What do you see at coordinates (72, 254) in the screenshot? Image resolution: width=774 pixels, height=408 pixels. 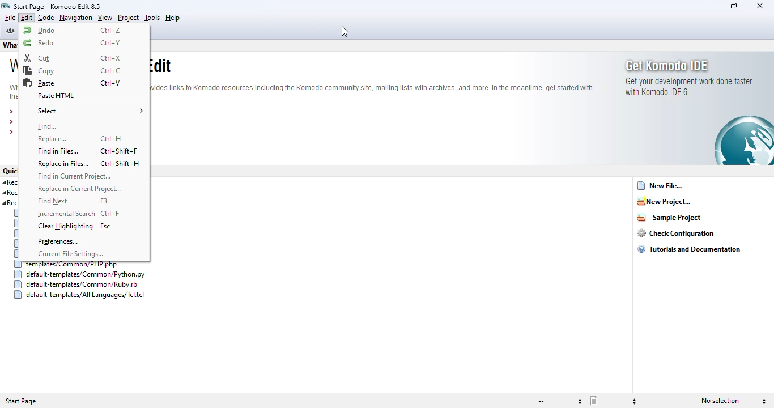 I see `current file settings` at bounding box center [72, 254].